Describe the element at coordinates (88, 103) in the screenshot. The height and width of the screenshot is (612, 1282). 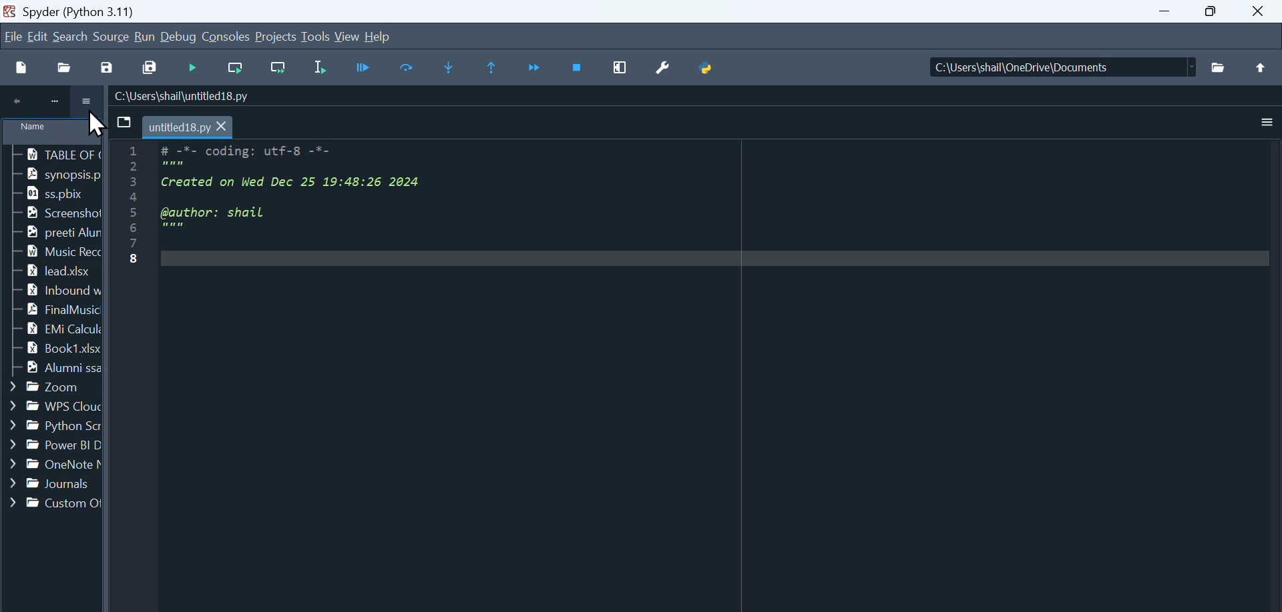
I see `more options` at that location.